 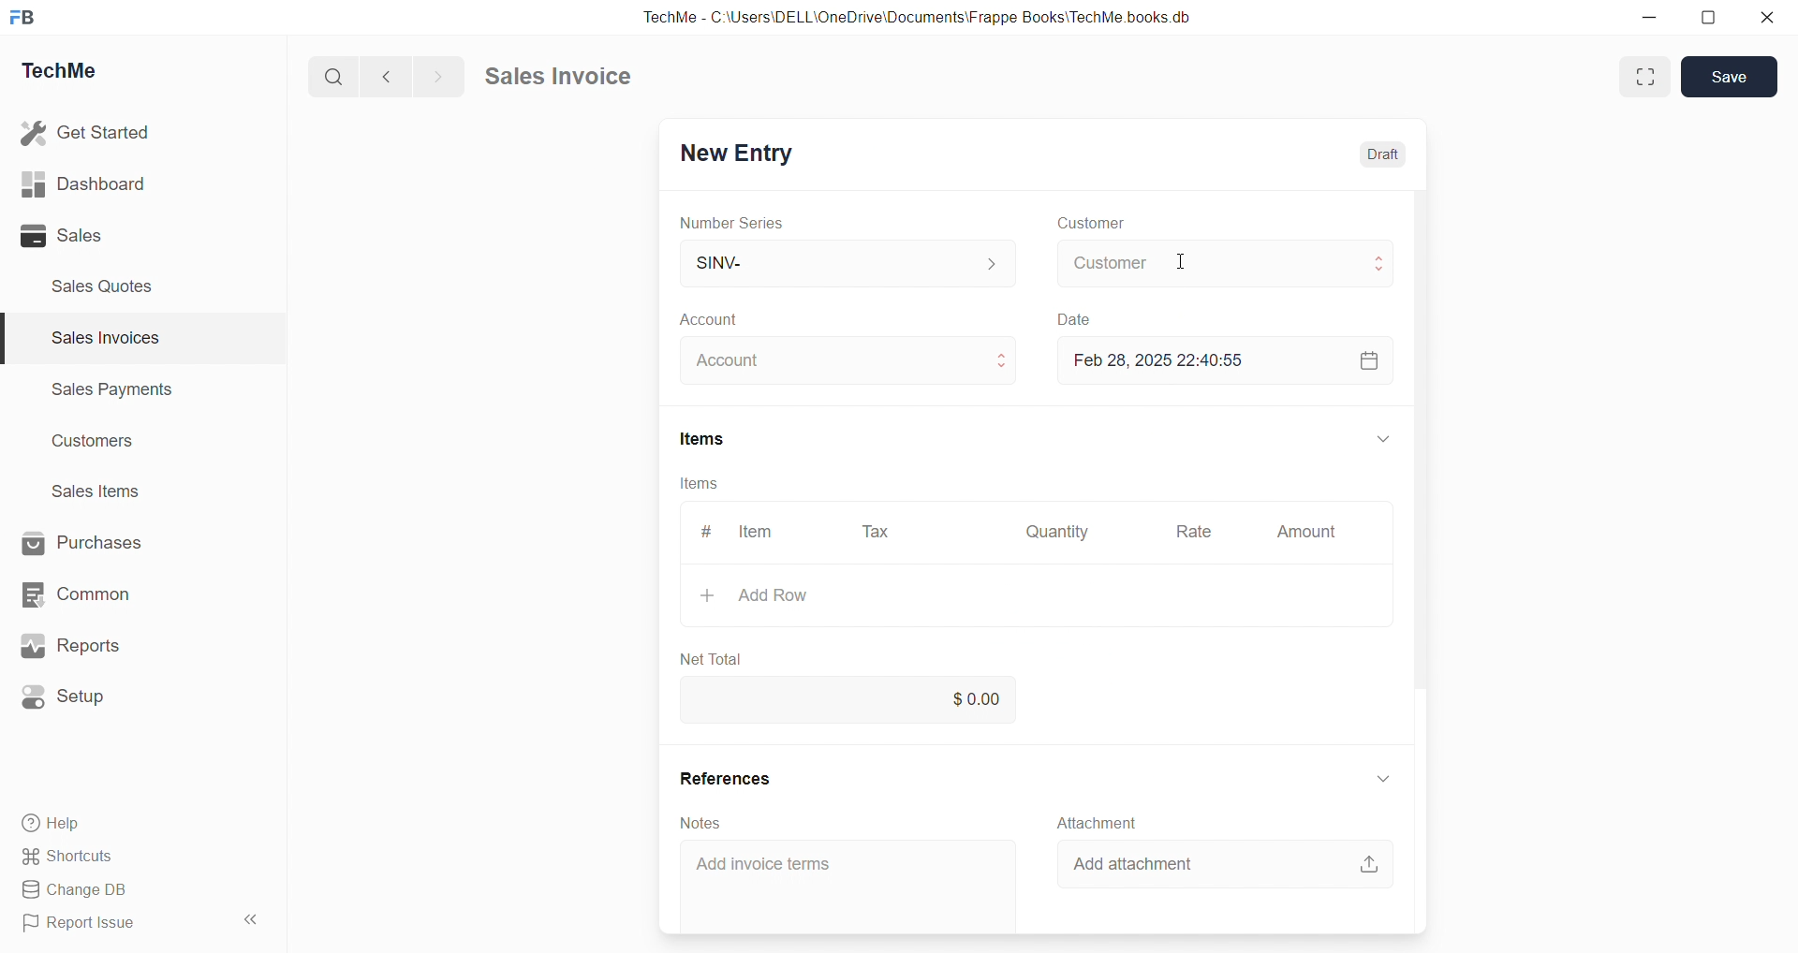 What do you see at coordinates (114, 388) in the screenshot?
I see `Sales Payments` at bounding box center [114, 388].